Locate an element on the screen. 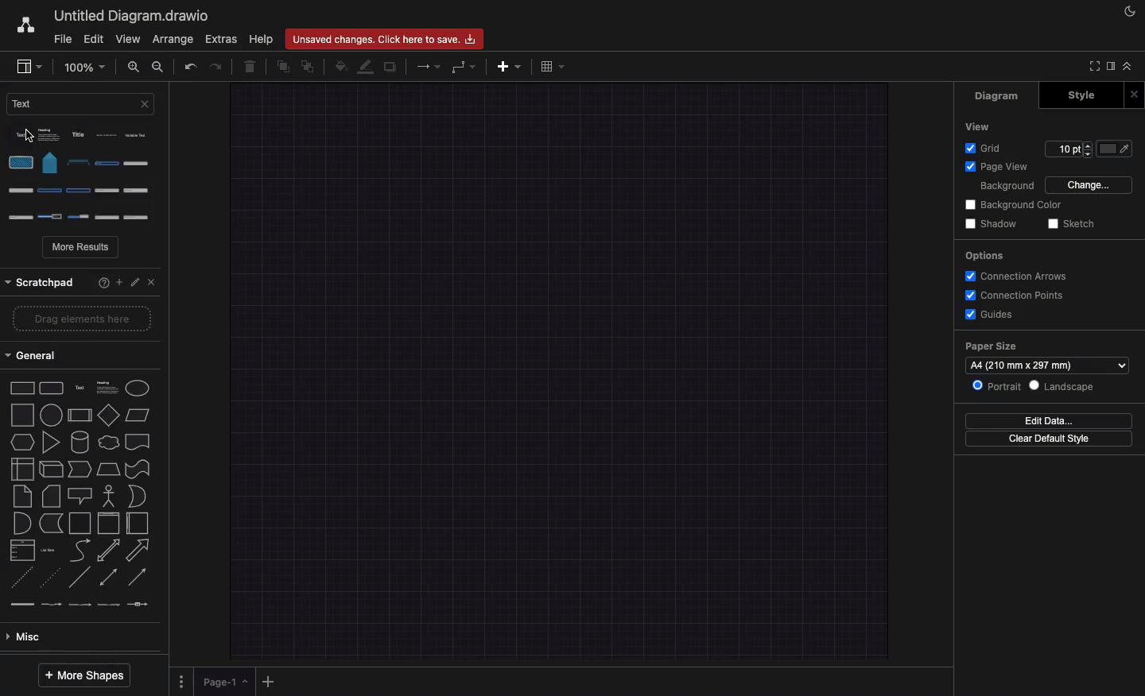 Image resolution: width=1145 pixels, height=696 pixels. Ad is located at coordinates (510, 66).